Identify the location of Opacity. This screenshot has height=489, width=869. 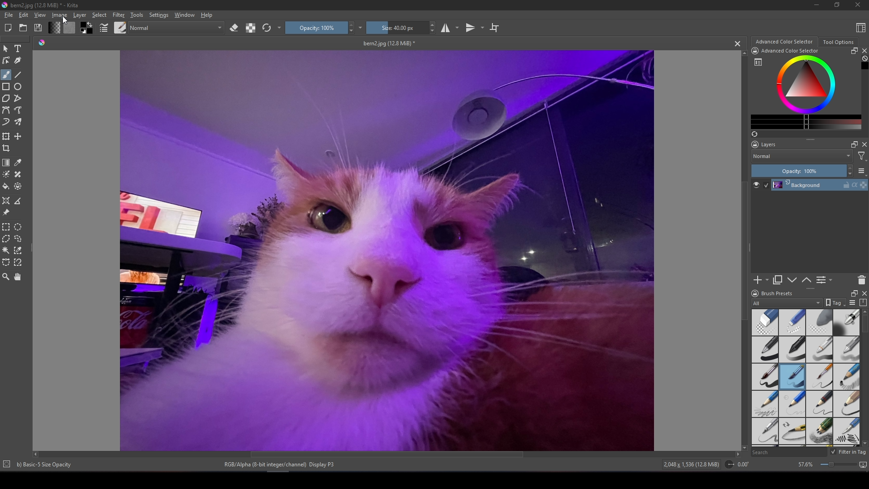
(802, 170).